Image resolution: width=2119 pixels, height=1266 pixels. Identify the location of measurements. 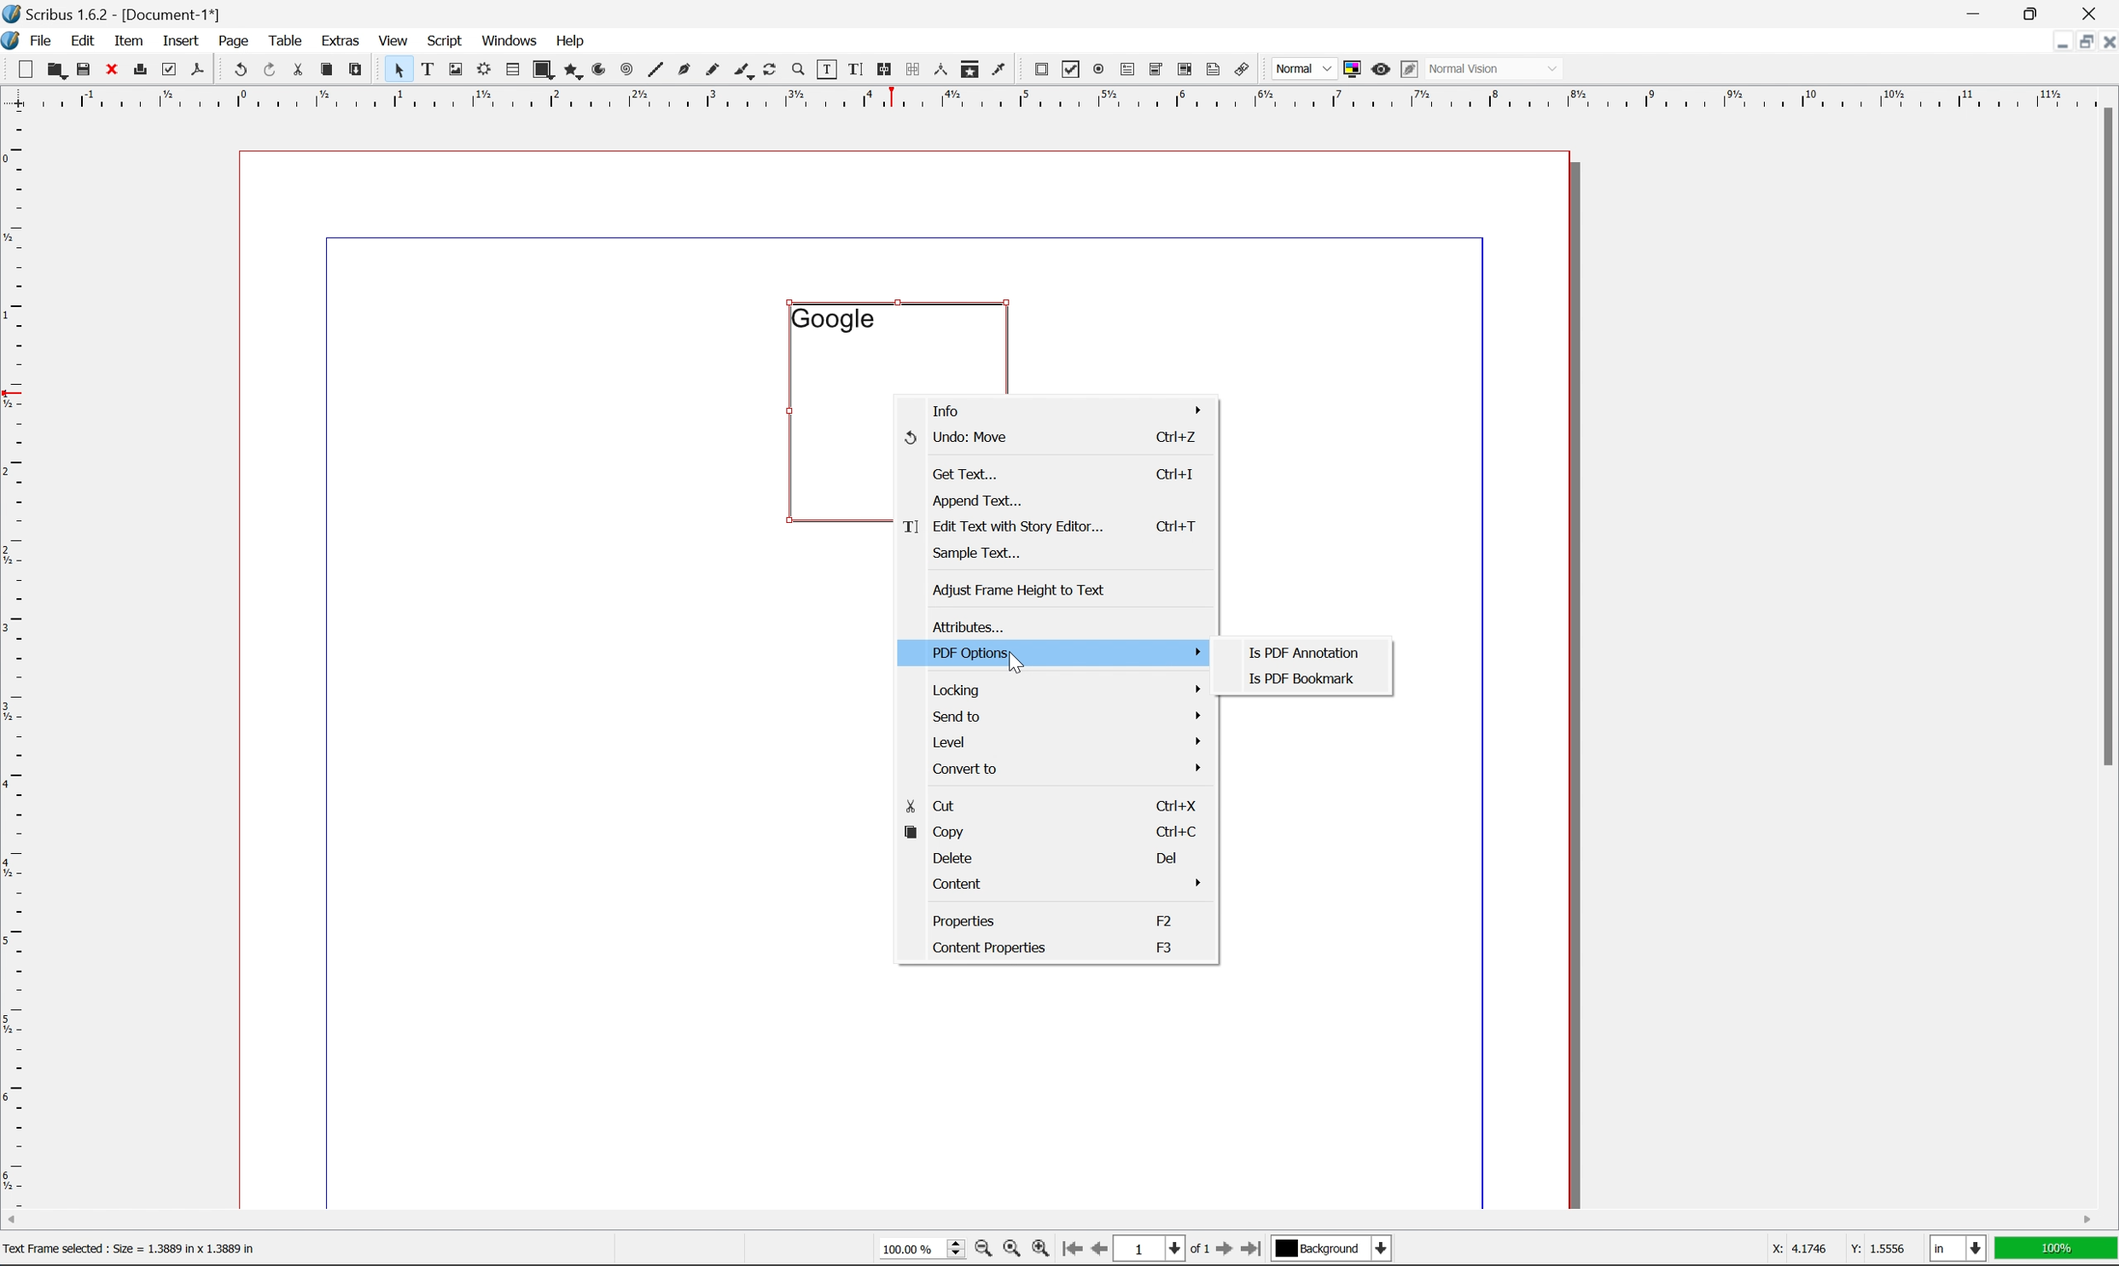
(940, 69).